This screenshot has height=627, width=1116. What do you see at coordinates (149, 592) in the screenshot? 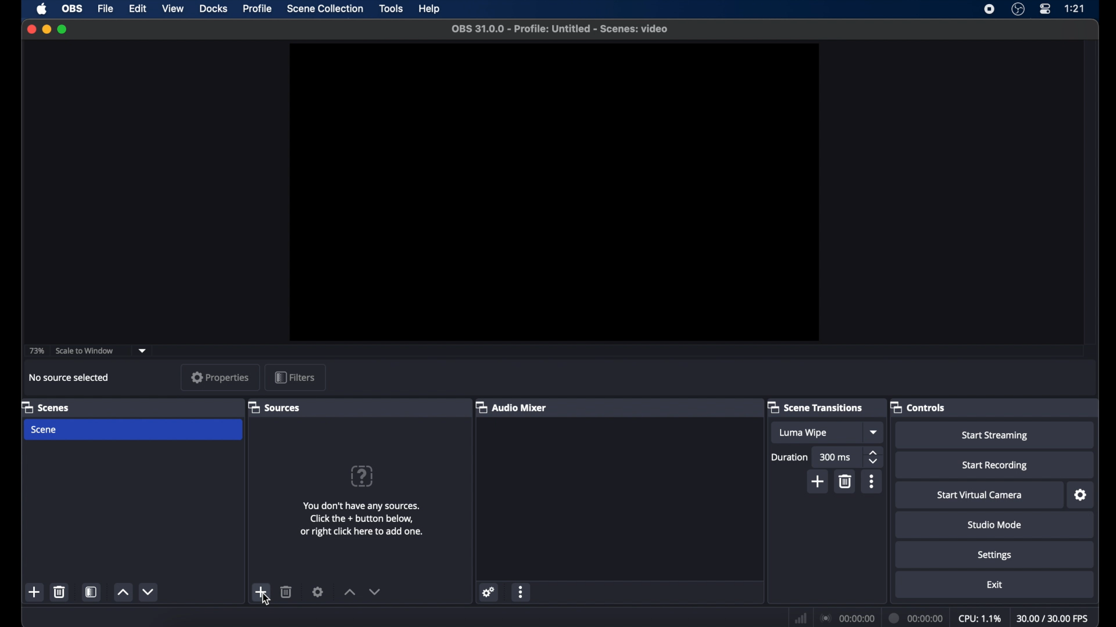
I see `decrement` at bounding box center [149, 592].